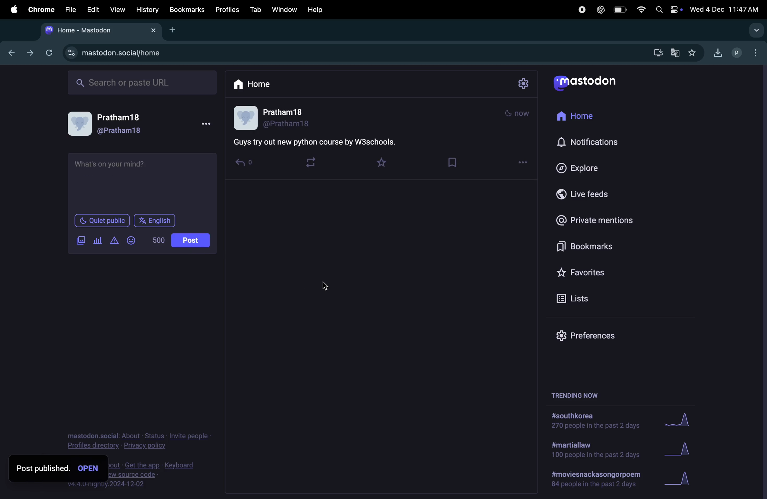 This screenshot has height=499, width=767. I want to click on Window, so click(283, 10).